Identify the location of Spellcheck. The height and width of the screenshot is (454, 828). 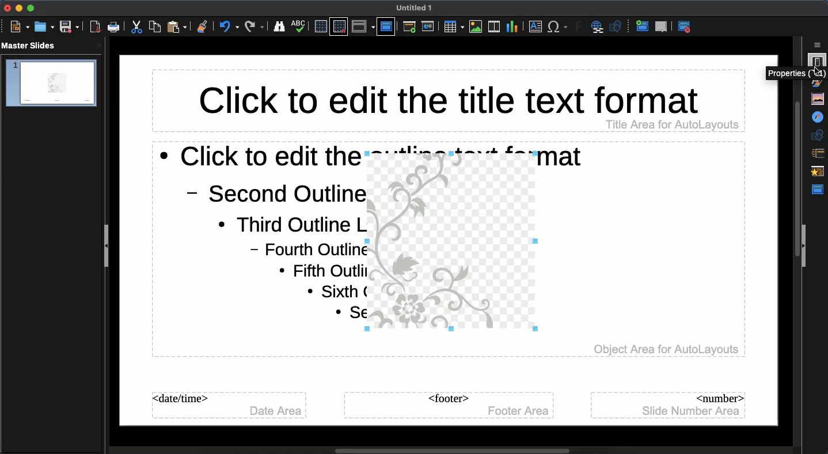
(299, 25).